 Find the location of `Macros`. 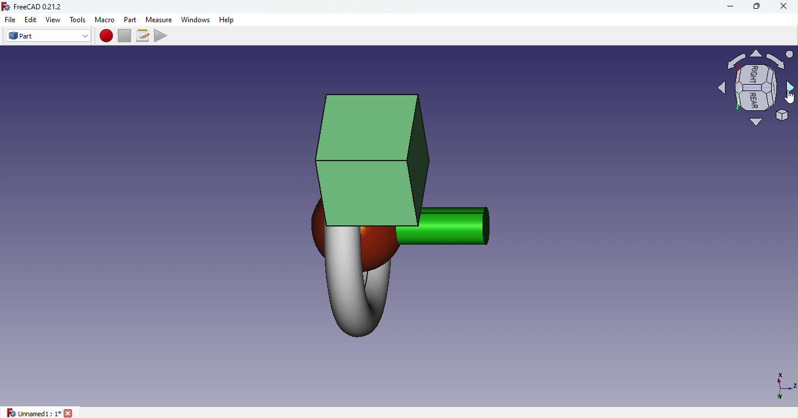

Macros is located at coordinates (142, 35).